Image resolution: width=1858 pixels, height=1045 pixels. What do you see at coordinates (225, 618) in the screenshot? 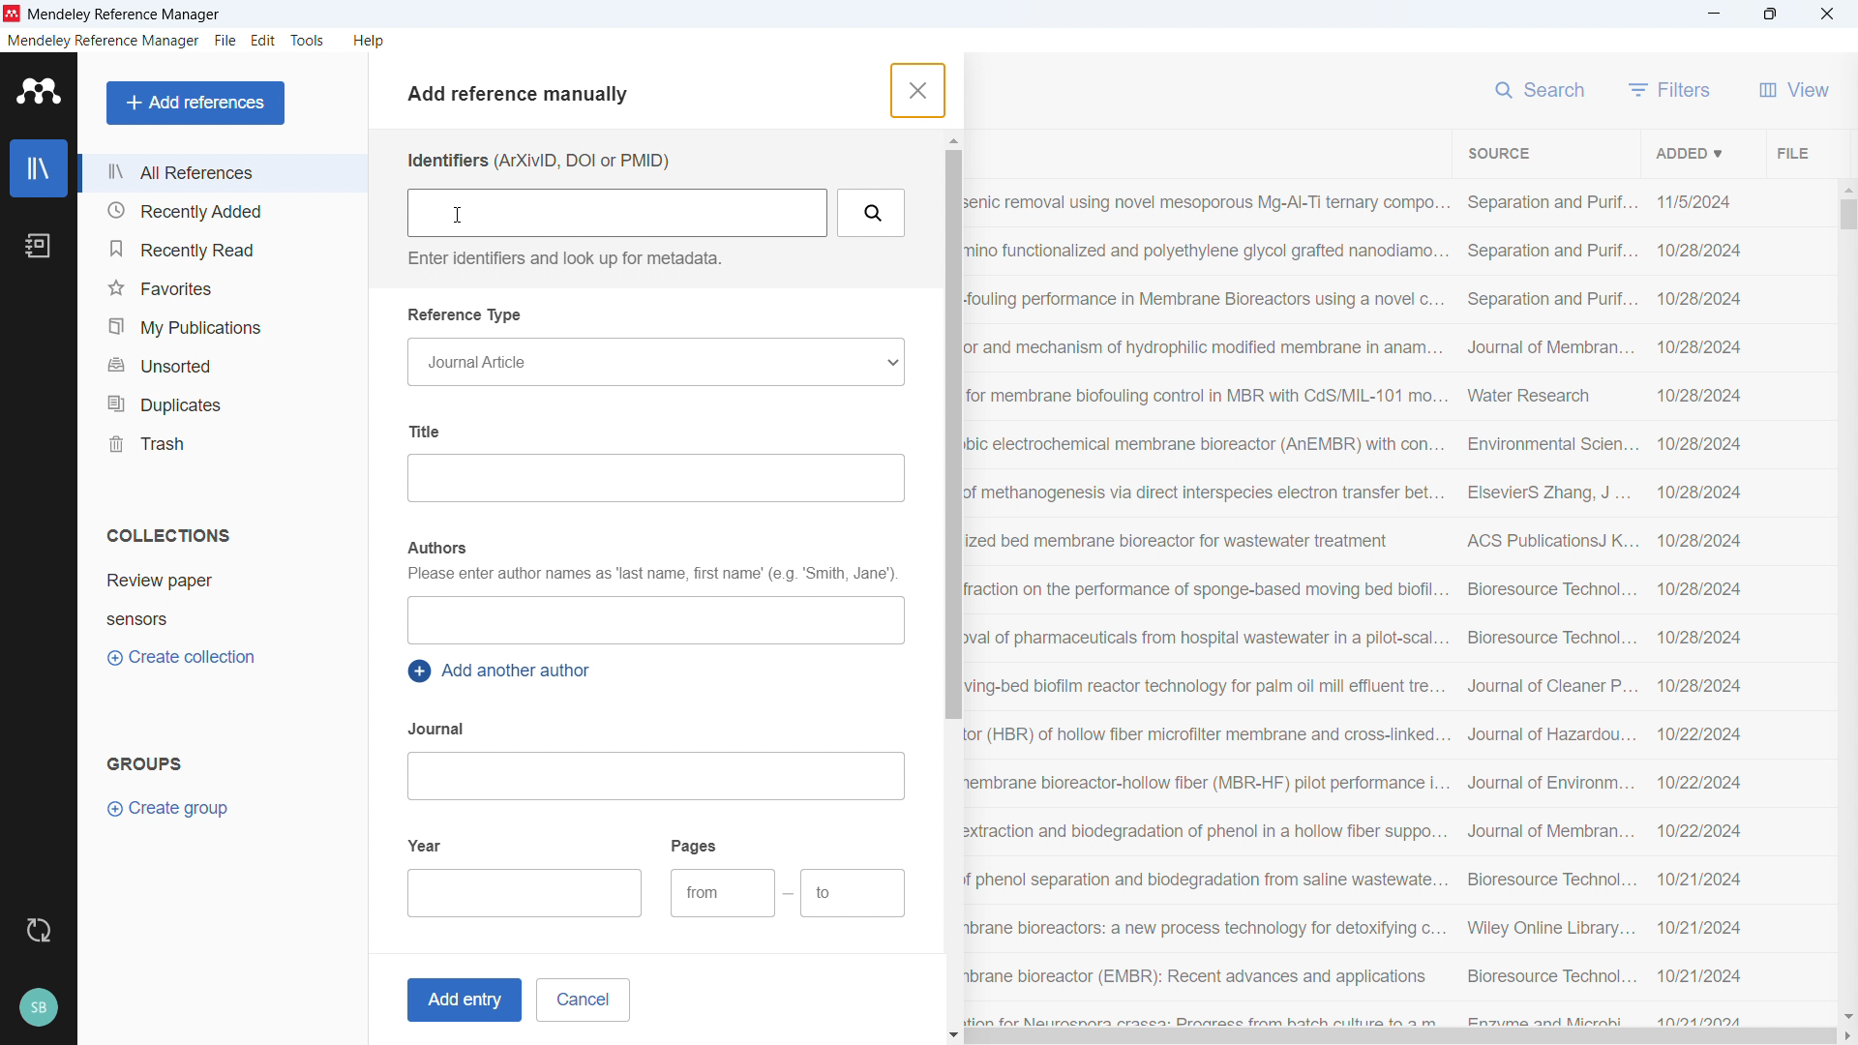
I see `Collection 2 ` at bounding box center [225, 618].